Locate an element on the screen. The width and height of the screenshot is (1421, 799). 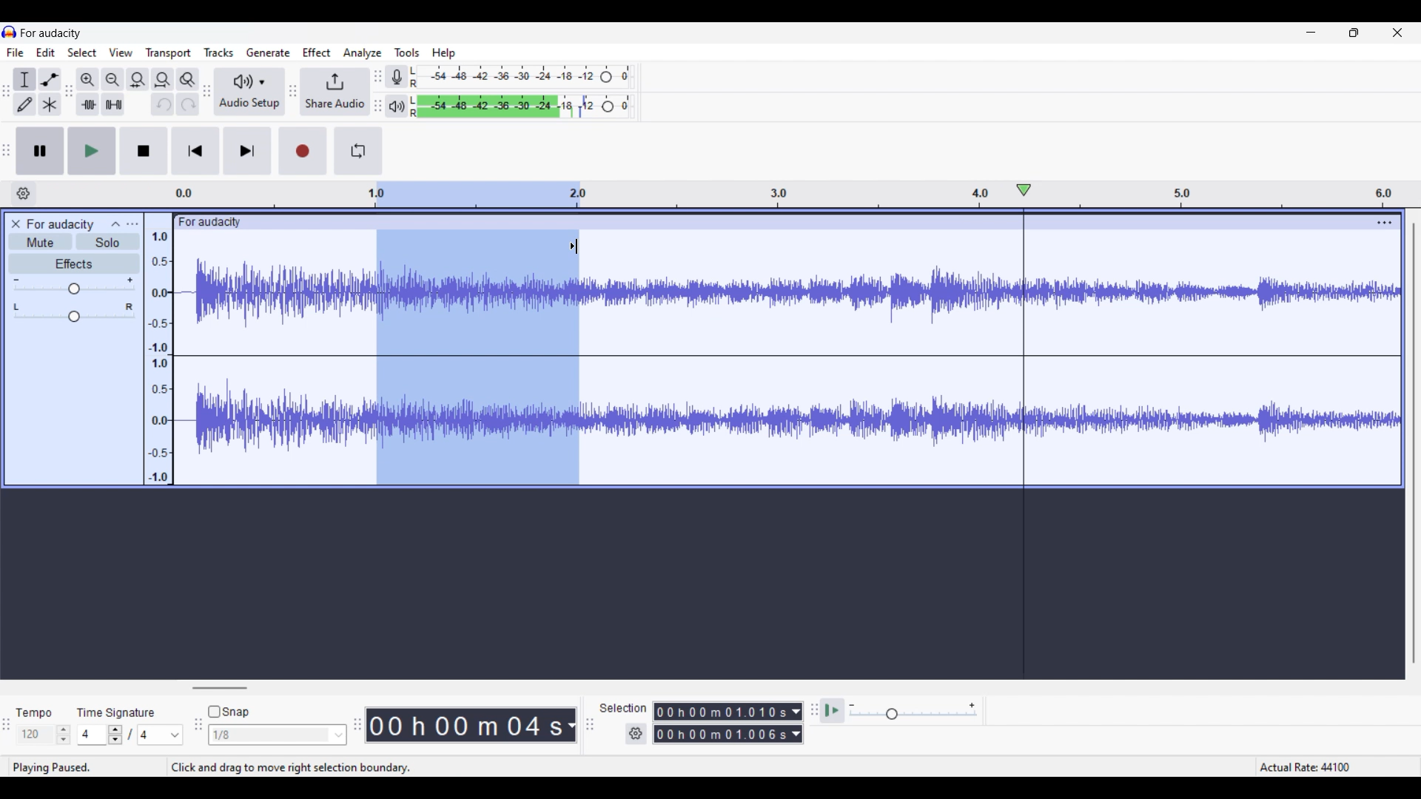
Zoom in is located at coordinates (88, 80).